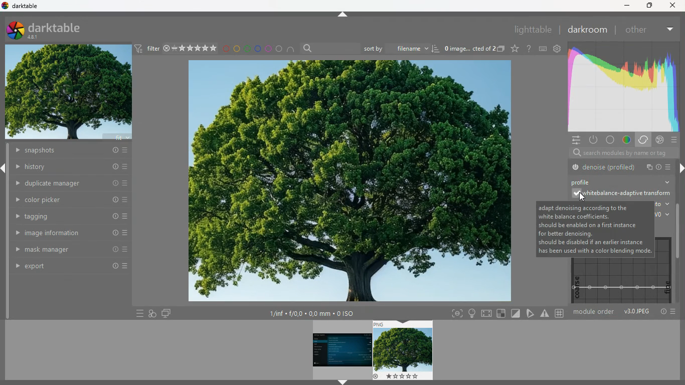  I want to click on settings, so click(575, 140).